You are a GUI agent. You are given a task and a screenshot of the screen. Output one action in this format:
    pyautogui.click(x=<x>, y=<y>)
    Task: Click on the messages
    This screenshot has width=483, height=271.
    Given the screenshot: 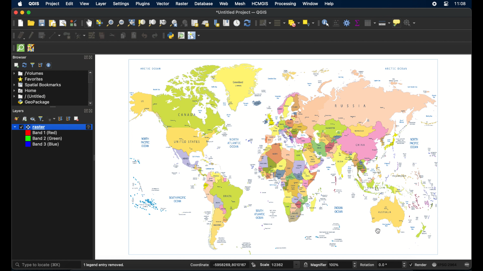 What is the action you would take?
    pyautogui.click(x=468, y=264)
    